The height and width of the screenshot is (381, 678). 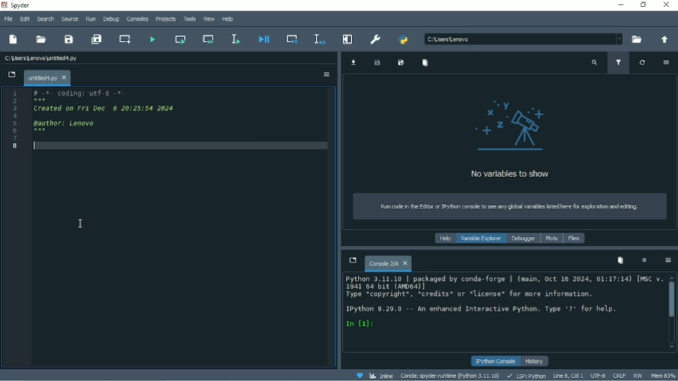 What do you see at coordinates (665, 62) in the screenshot?
I see `Options` at bounding box center [665, 62].